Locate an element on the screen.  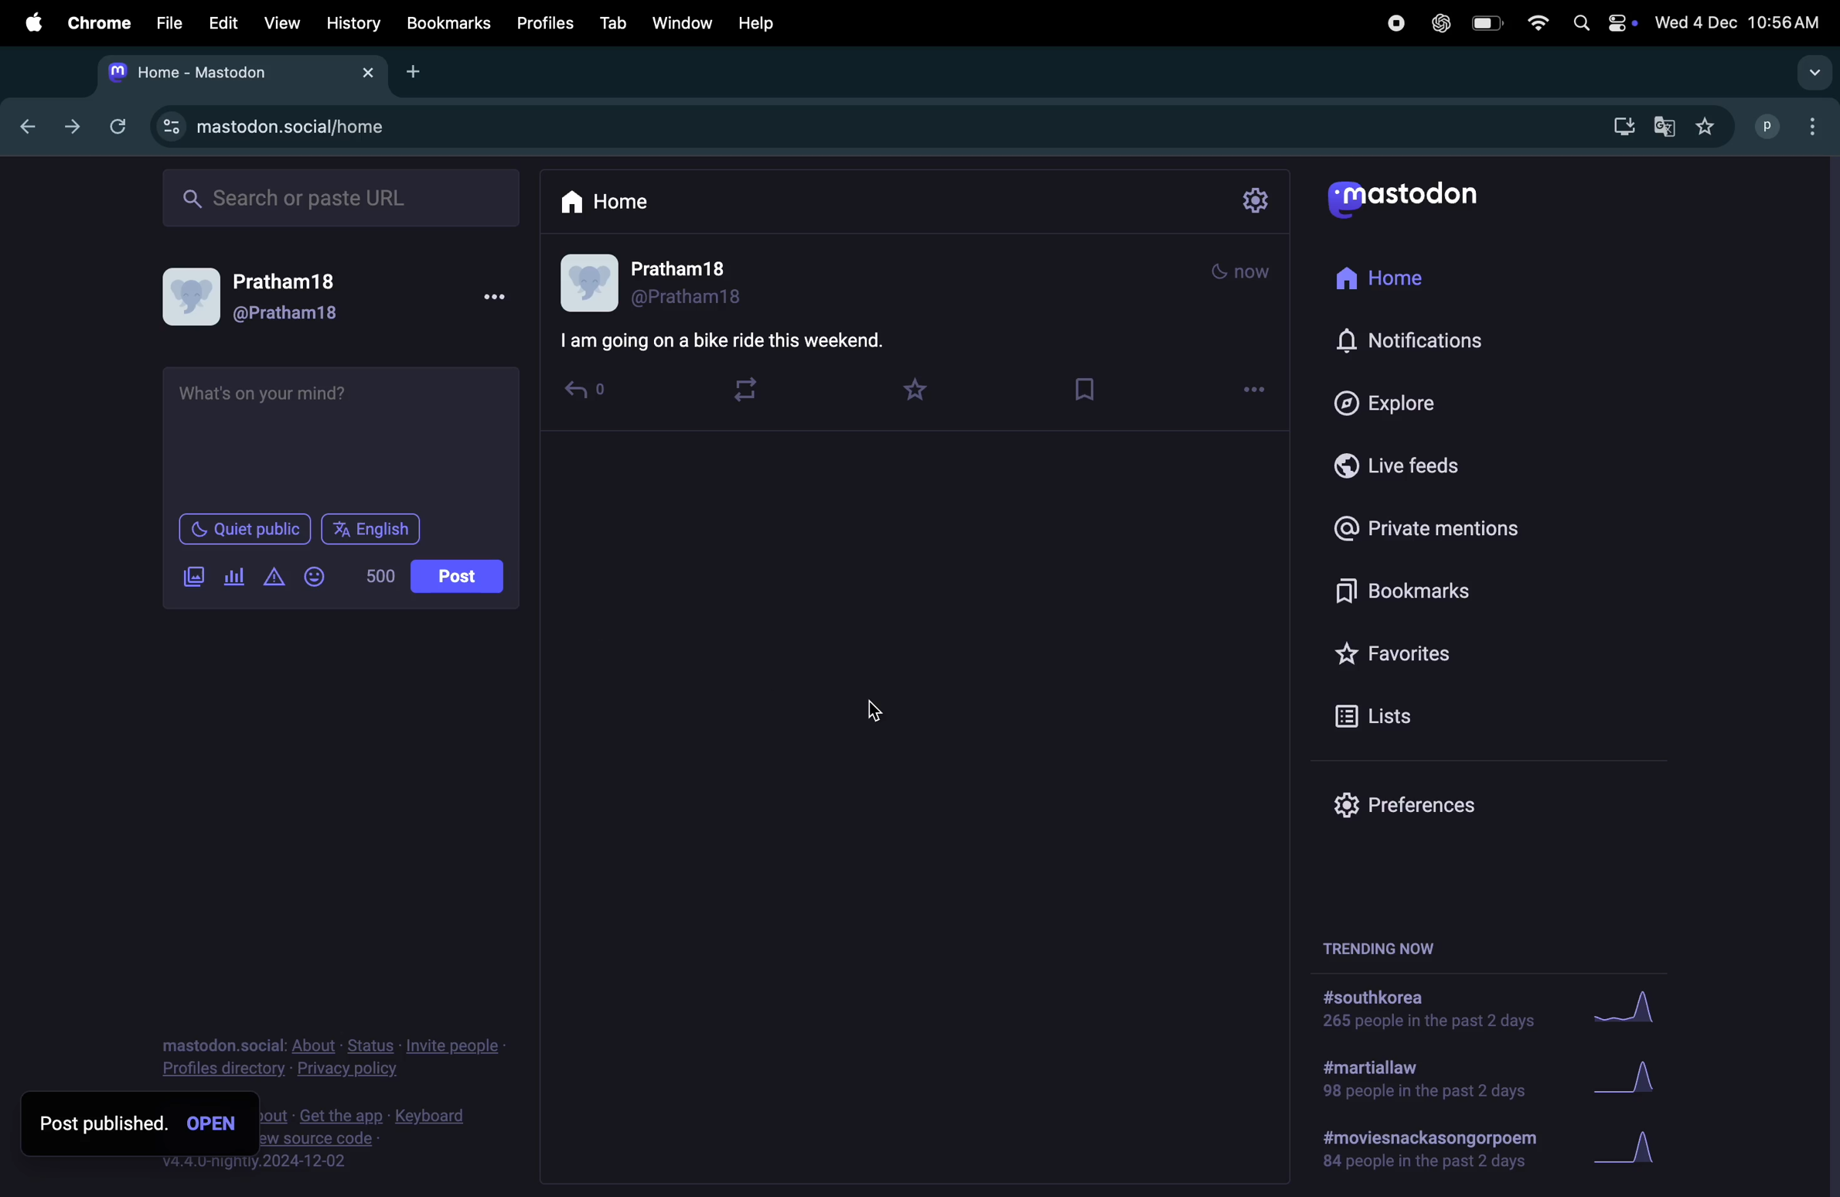
Graph is located at coordinates (1638, 1006).